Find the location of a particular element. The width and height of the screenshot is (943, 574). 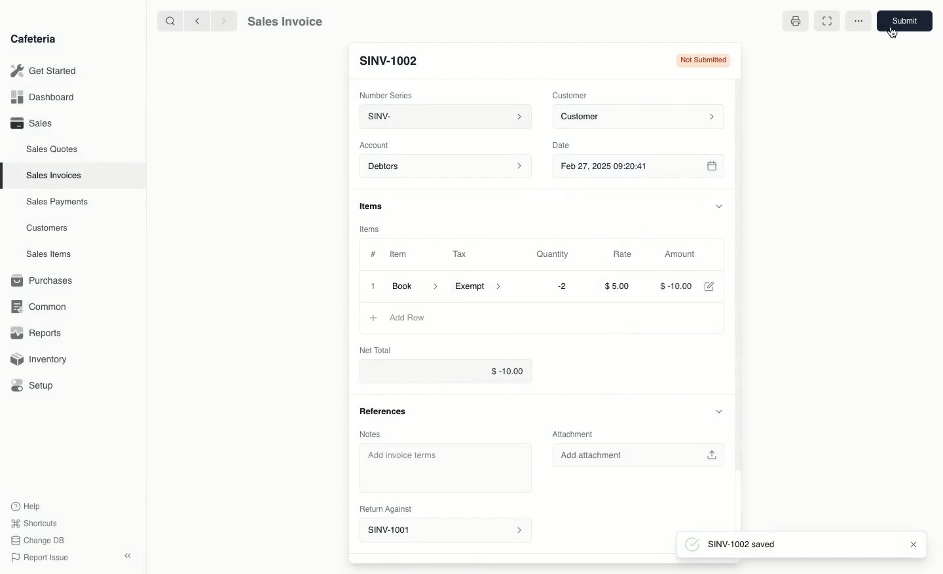

SINV- is located at coordinates (445, 117).